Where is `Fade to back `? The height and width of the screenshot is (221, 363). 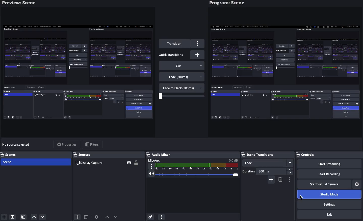
Fade to back  is located at coordinates (182, 87).